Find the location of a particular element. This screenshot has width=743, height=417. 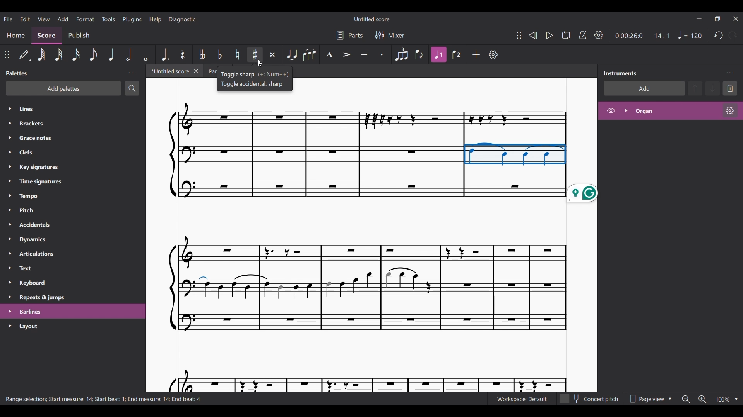

Undo is located at coordinates (718, 36).